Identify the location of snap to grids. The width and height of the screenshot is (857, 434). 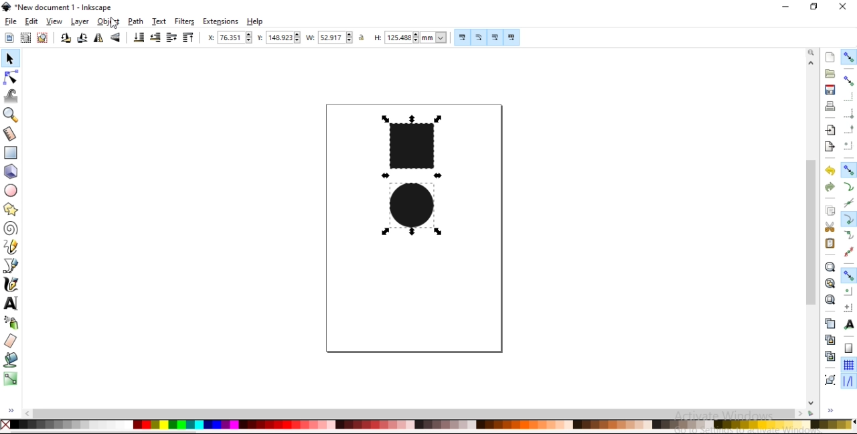
(848, 364).